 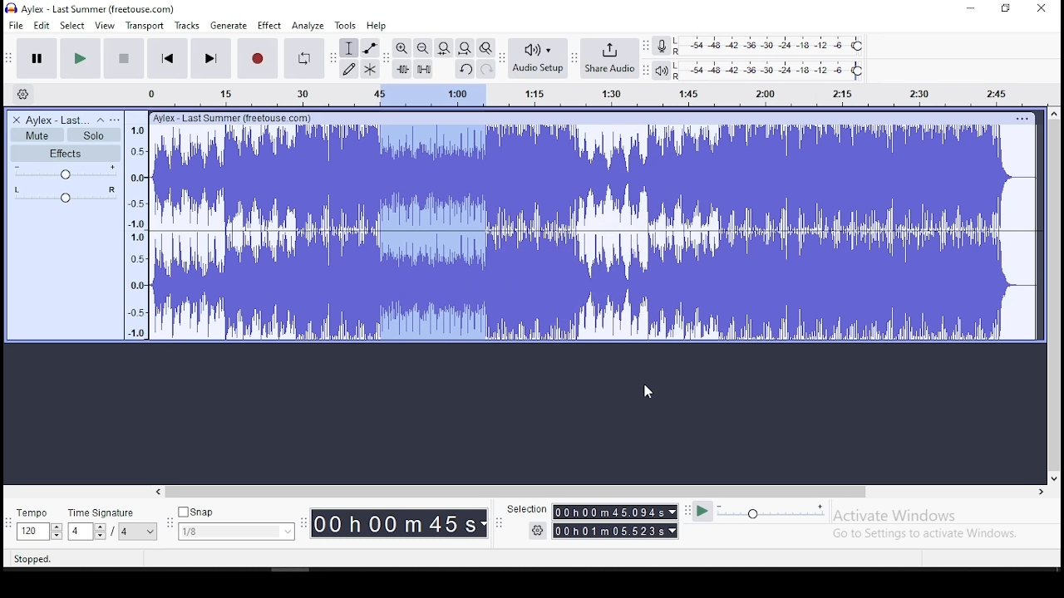 What do you see at coordinates (600, 493) in the screenshot?
I see `scroll bar` at bounding box center [600, 493].